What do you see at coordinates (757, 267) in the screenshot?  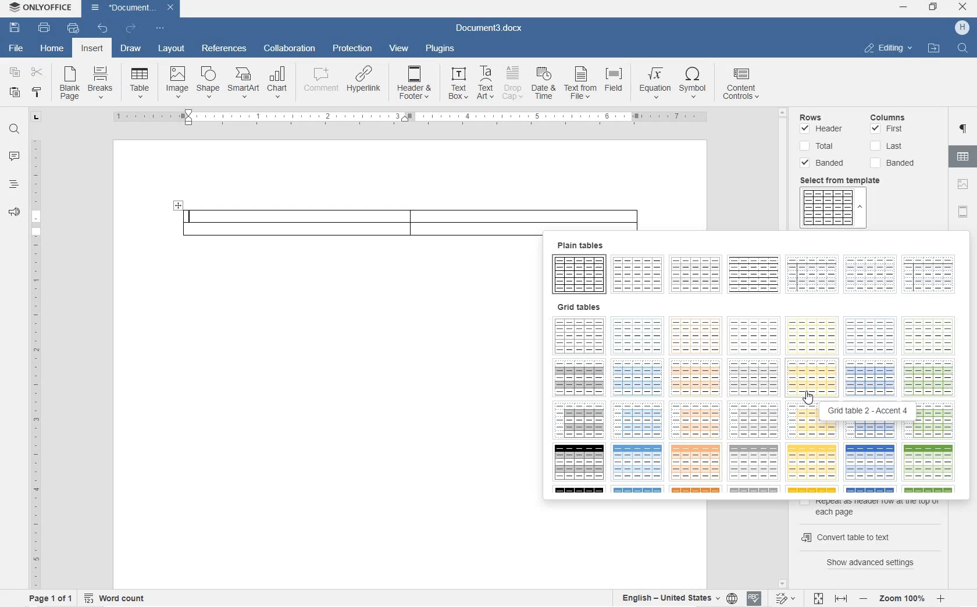 I see `plain tables` at bounding box center [757, 267].